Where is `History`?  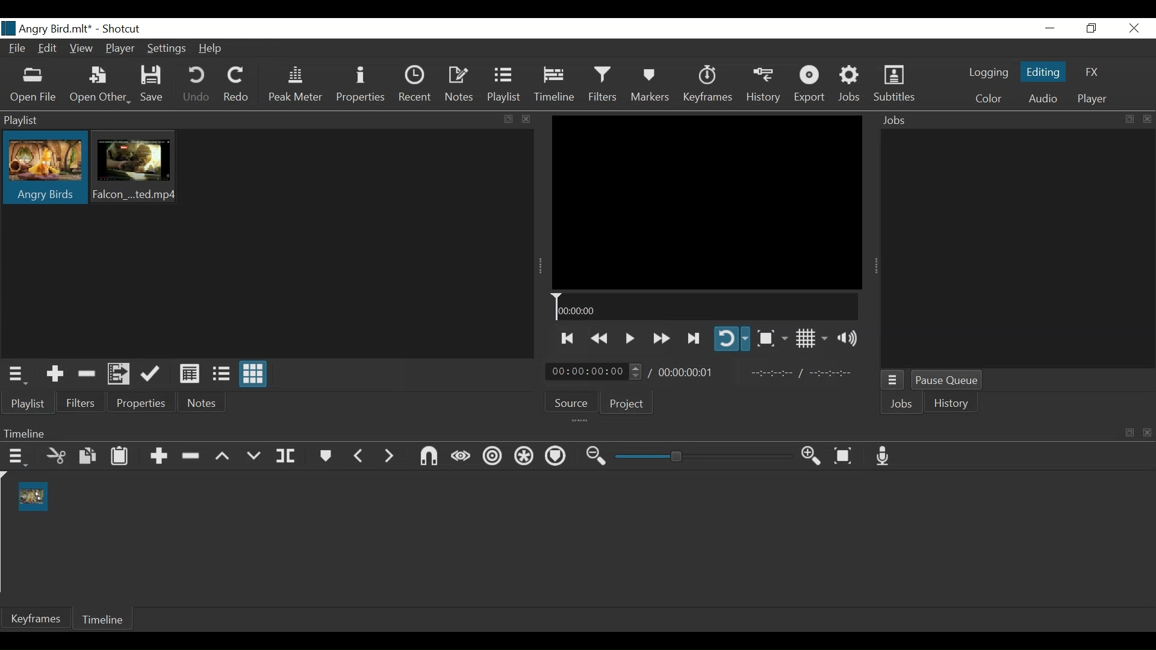 History is located at coordinates (954, 404).